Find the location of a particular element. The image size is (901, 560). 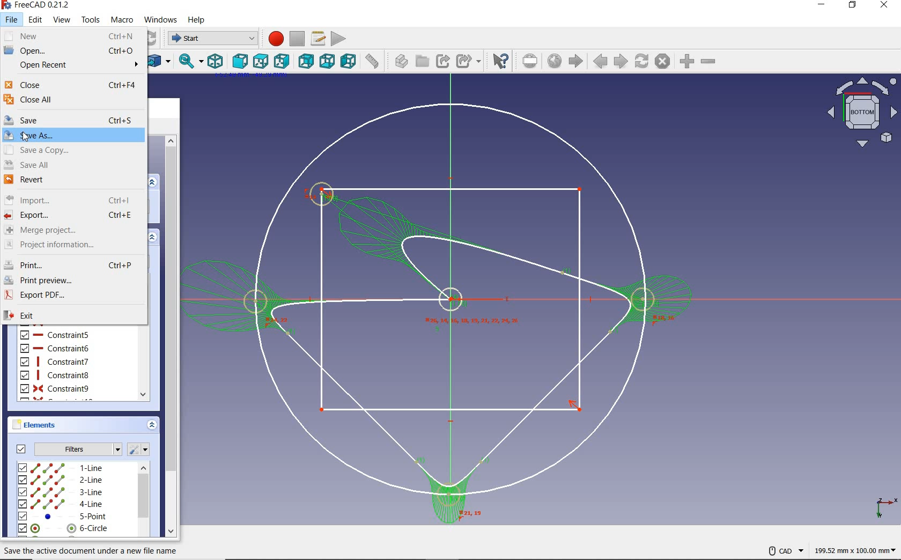

2-line is located at coordinates (61, 480).